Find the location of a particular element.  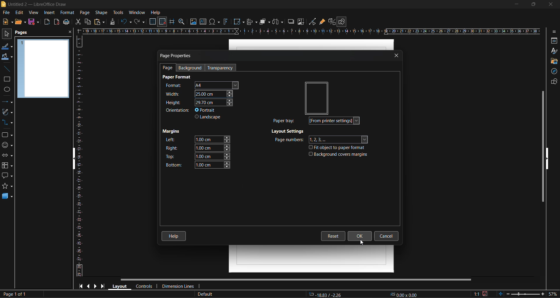

cut is located at coordinates (77, 22).